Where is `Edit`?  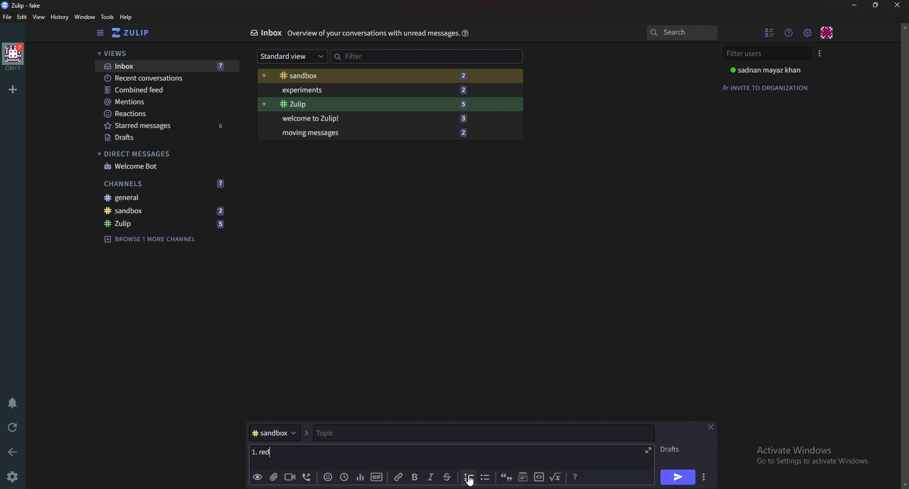 Edit is located at coordinates (23, 17).